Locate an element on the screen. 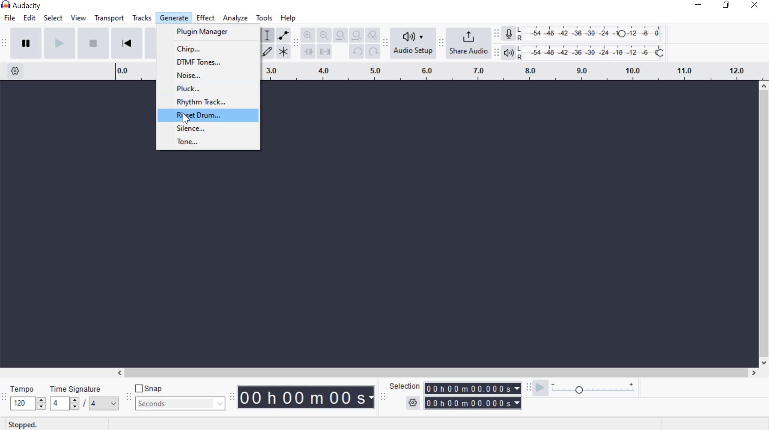 The image size is (769, 430). selection option is located at coordinates (413, 402).